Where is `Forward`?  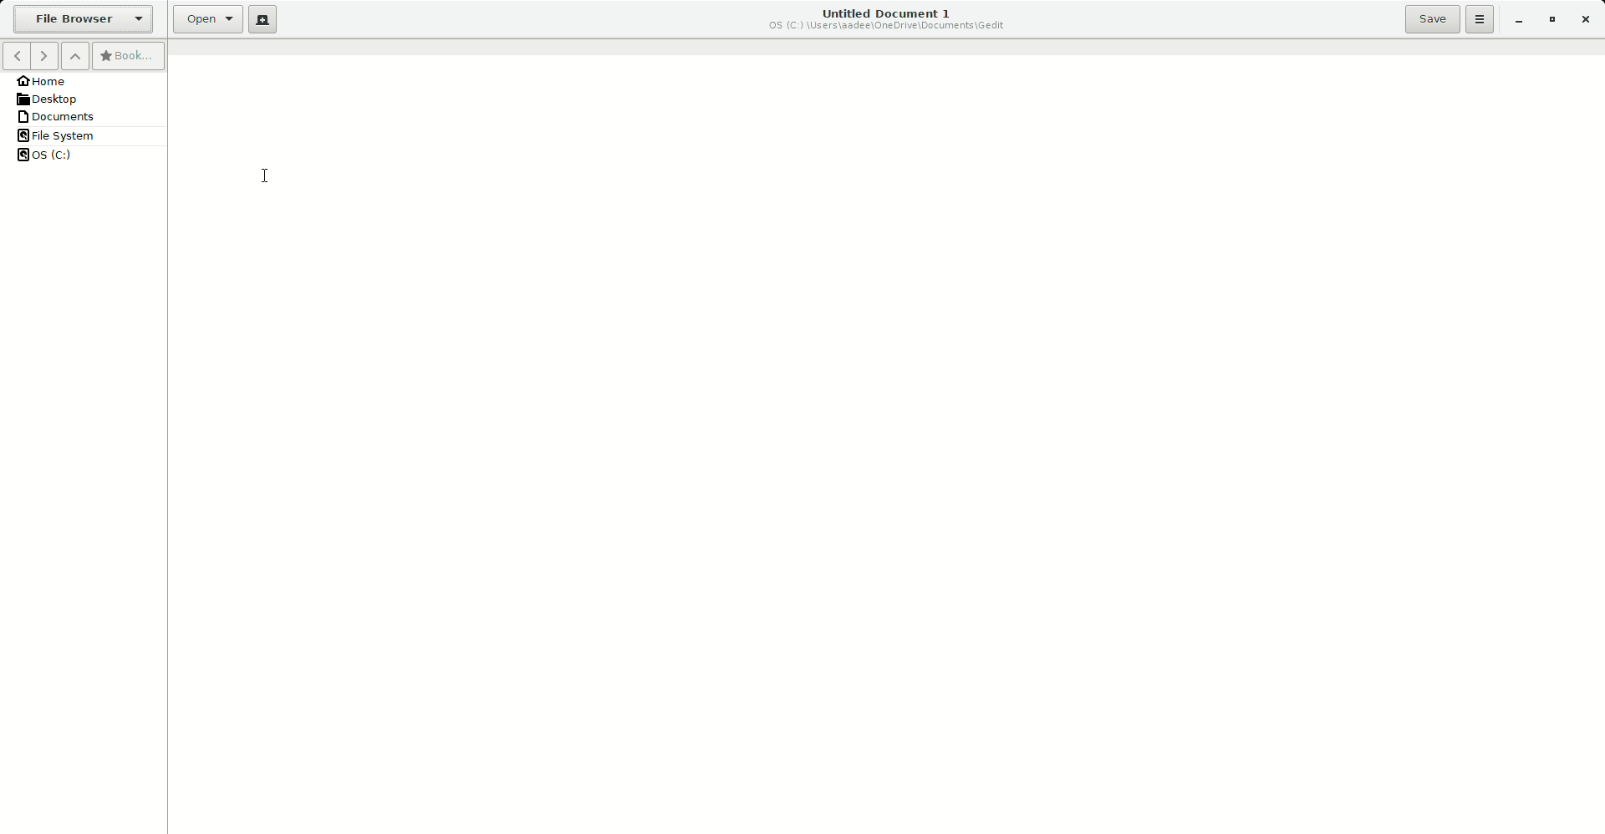 Forward is located at coordinates (44, 55).